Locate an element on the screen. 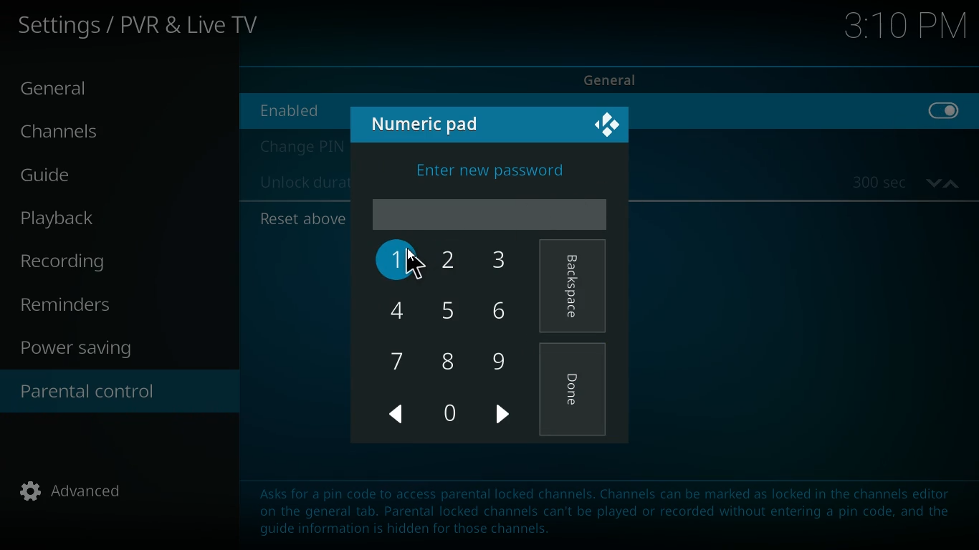 The image size is (979, 550). done is located at coordinates (574, 394).